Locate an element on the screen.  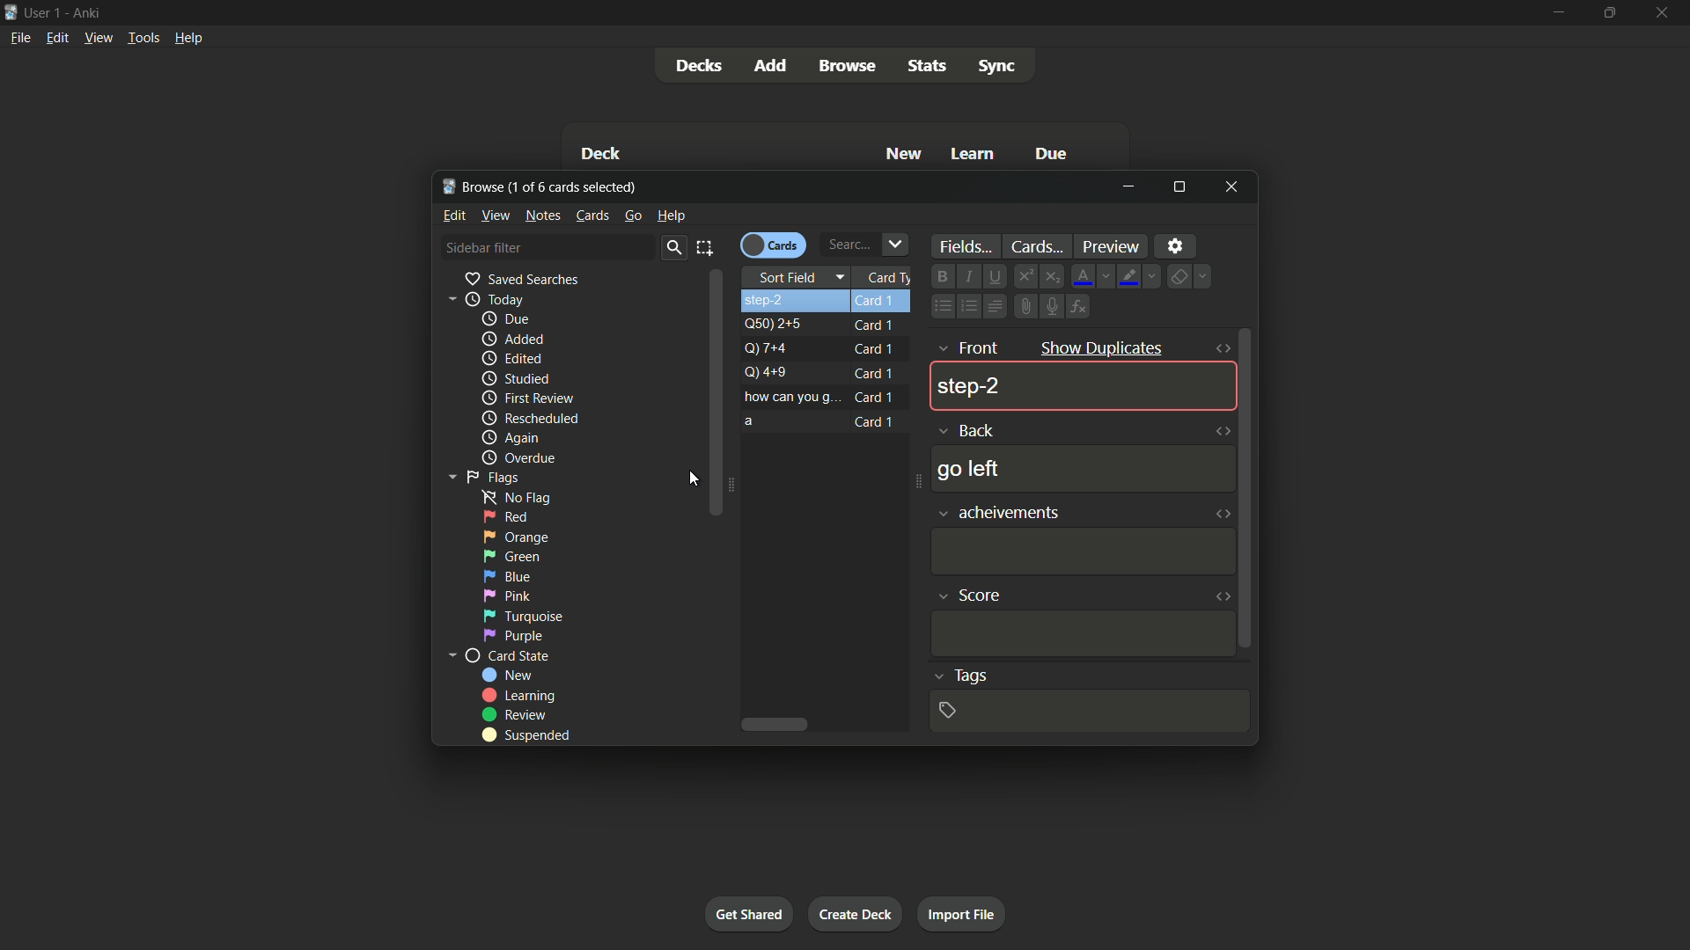
File menu is located at coordinates (18, 40).